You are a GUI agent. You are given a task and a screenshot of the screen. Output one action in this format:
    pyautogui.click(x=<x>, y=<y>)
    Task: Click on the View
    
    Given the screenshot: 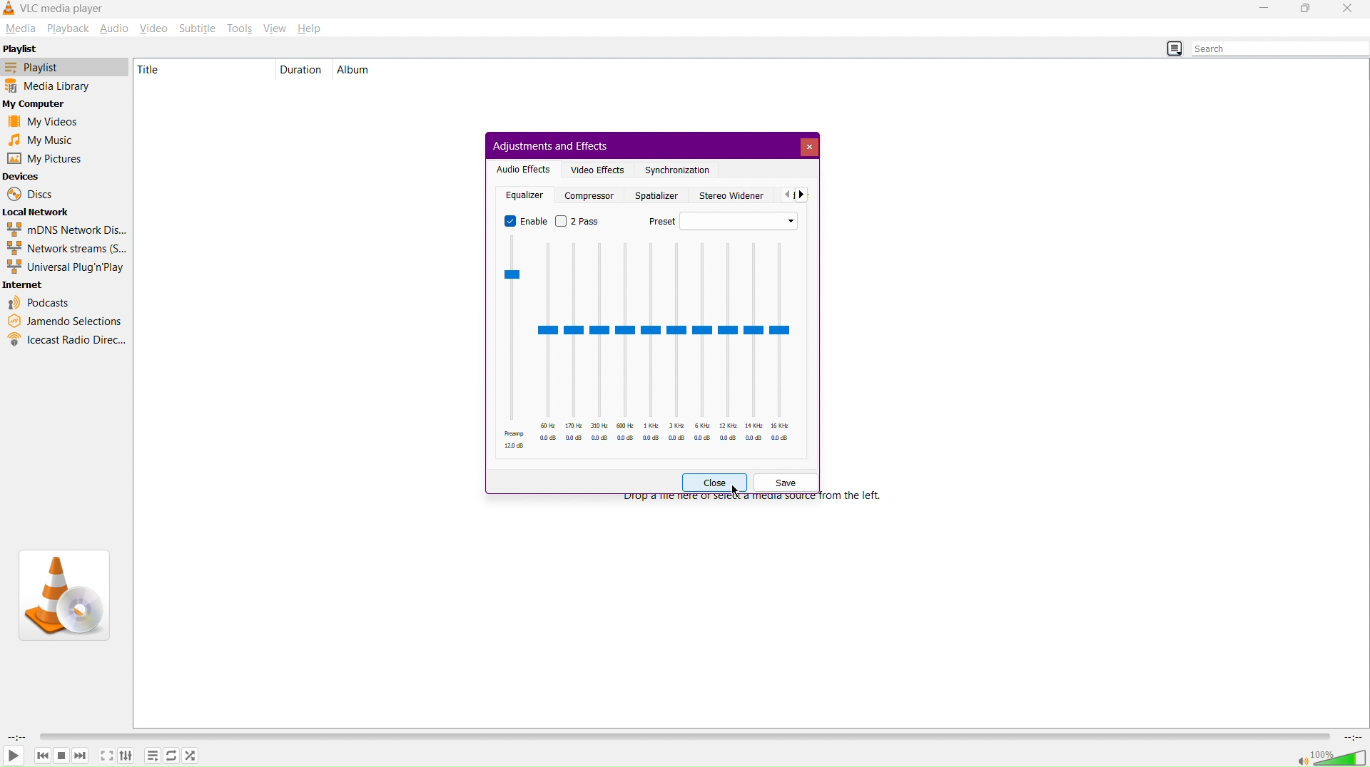 What is the action you would take?
    pyautogui.click(x=276, y=27)
    